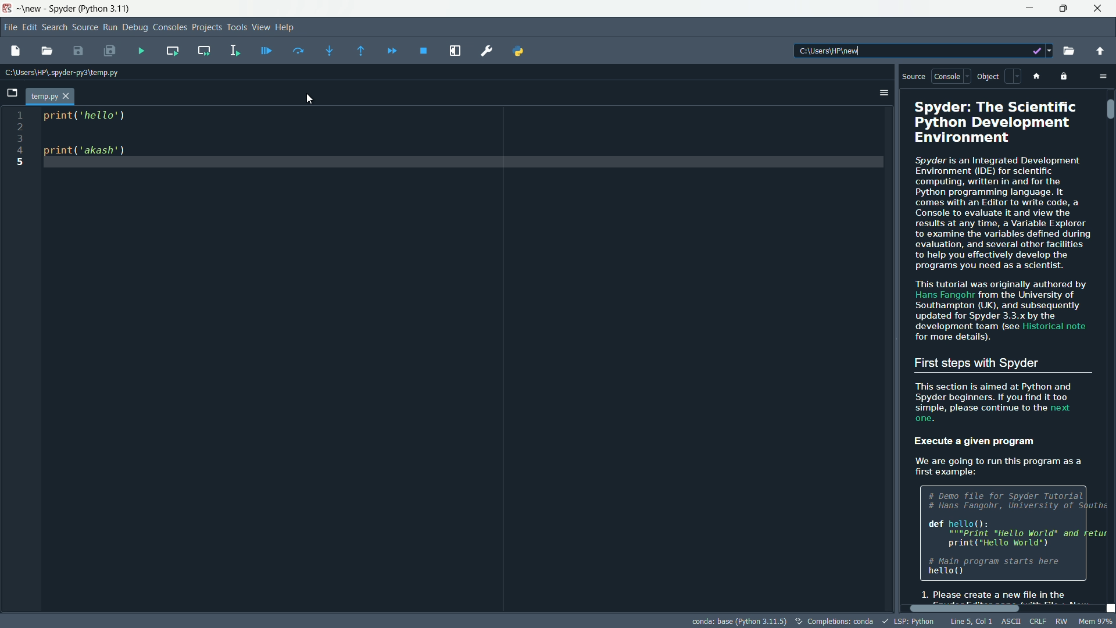 Image resolution: width=1116 pixels, height=628 pixels. What do you see at coordinates (1101, 51) in the screenshot?
I see `change to parent directory` at bounding box center [1101, 51].